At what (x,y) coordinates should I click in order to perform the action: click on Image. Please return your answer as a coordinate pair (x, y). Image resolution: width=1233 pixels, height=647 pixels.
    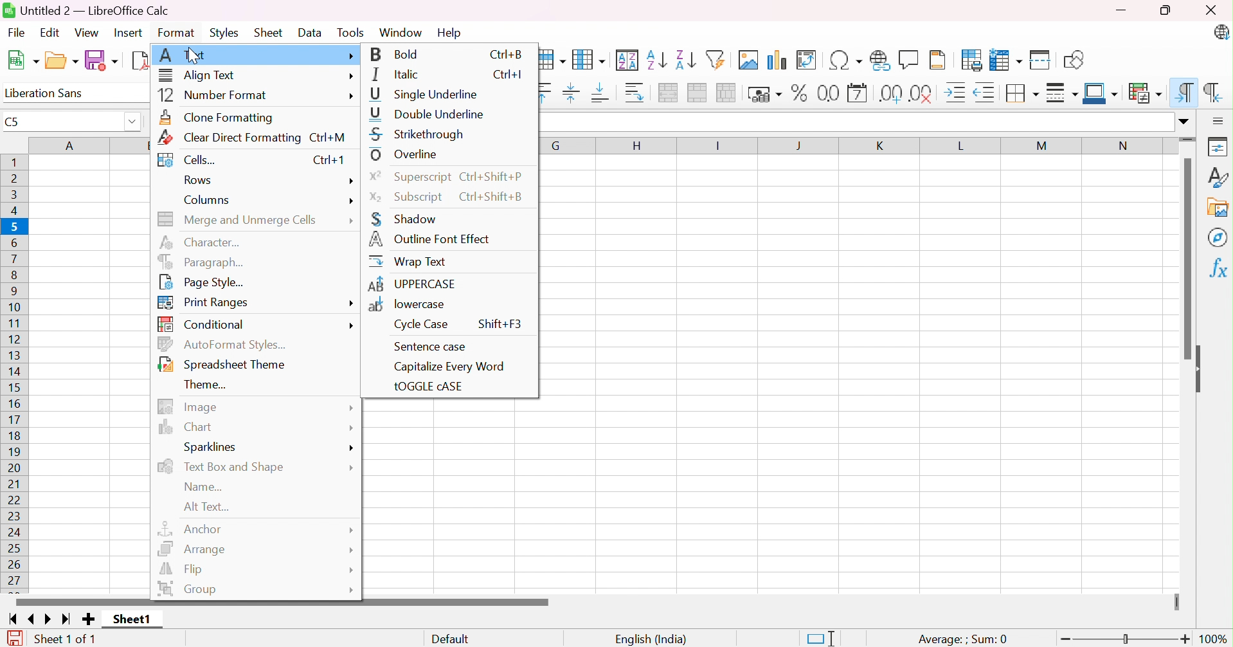
    Looking at the image, I should click on (185, 406).